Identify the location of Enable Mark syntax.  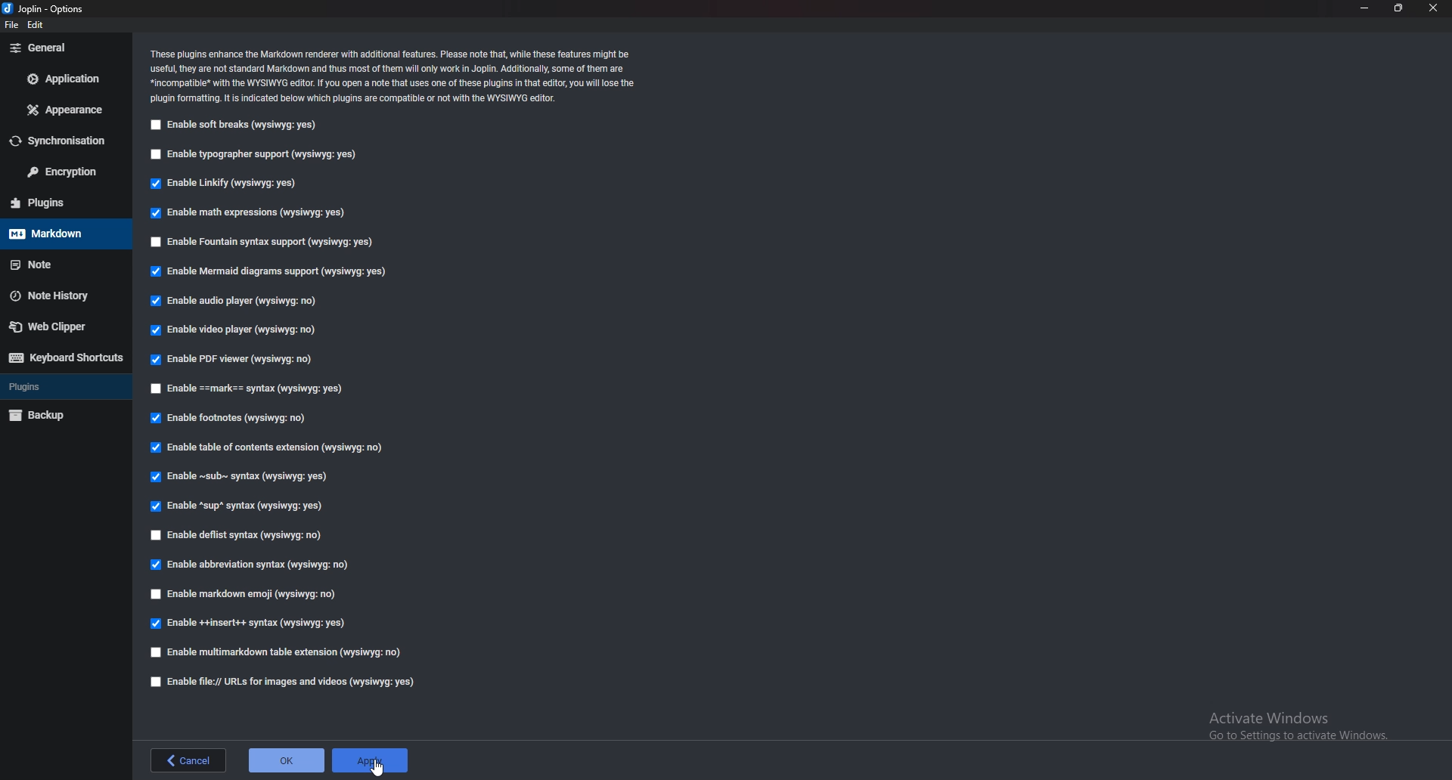
(250, 388).